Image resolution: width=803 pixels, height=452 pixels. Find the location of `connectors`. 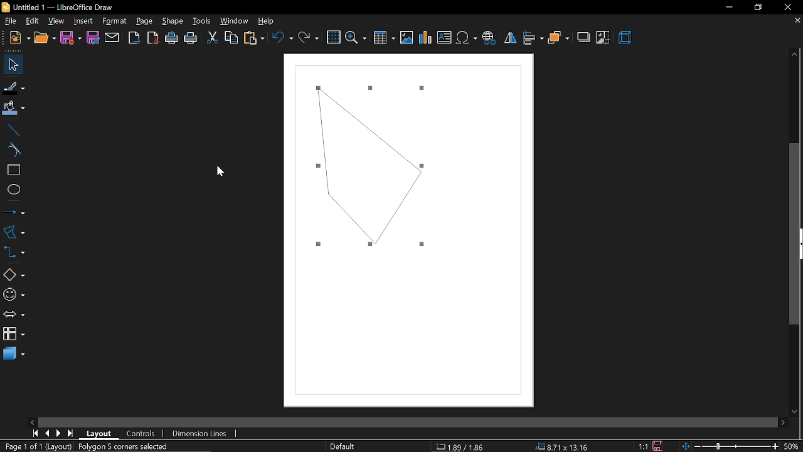

connectors is located at coordinates (14, 256).